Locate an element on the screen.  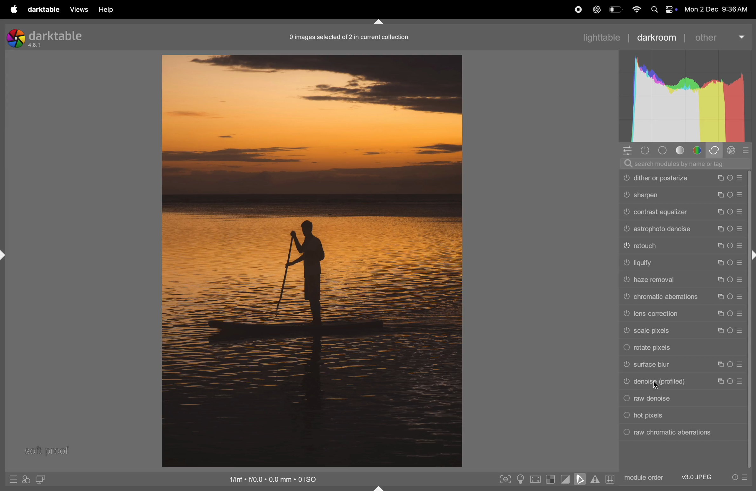
record is located at coordinates (575, 10).